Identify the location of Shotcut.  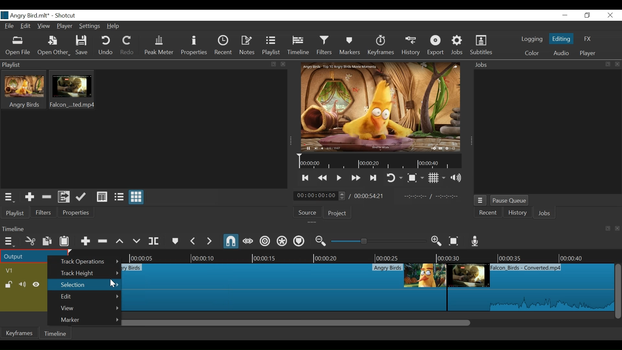
(65, 15).